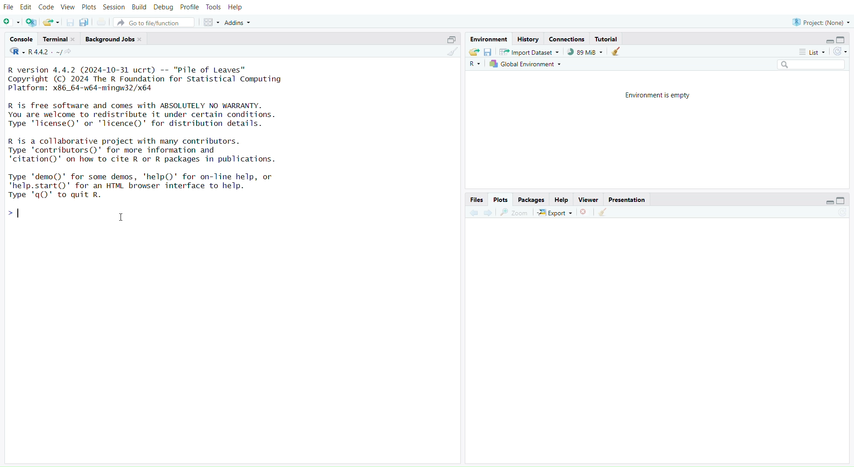  Describe the element at coordinates (67, 7) in the screenshot. I see `View` at that location.